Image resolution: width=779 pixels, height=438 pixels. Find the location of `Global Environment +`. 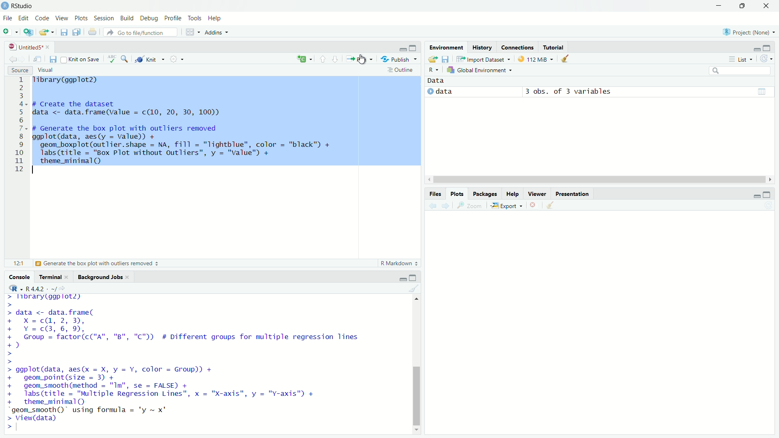

Global Environment + is located at coordinates (481, 71).